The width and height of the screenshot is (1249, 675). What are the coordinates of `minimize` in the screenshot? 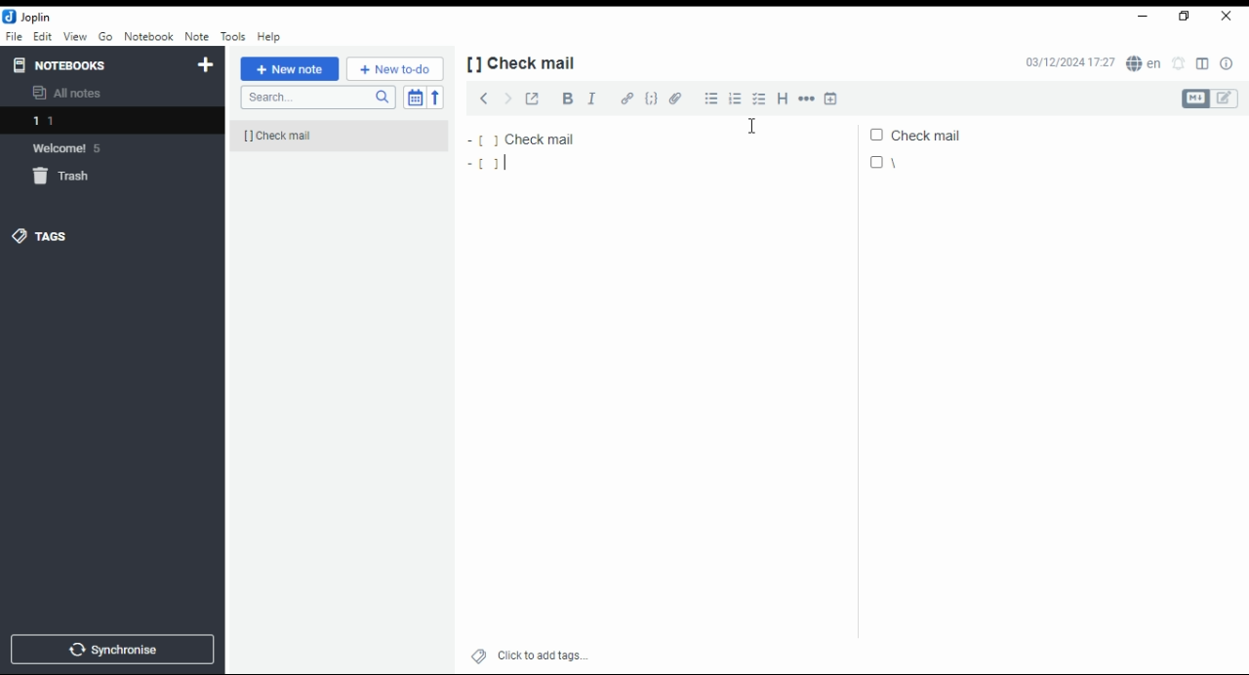 It's located at (1142, 16).